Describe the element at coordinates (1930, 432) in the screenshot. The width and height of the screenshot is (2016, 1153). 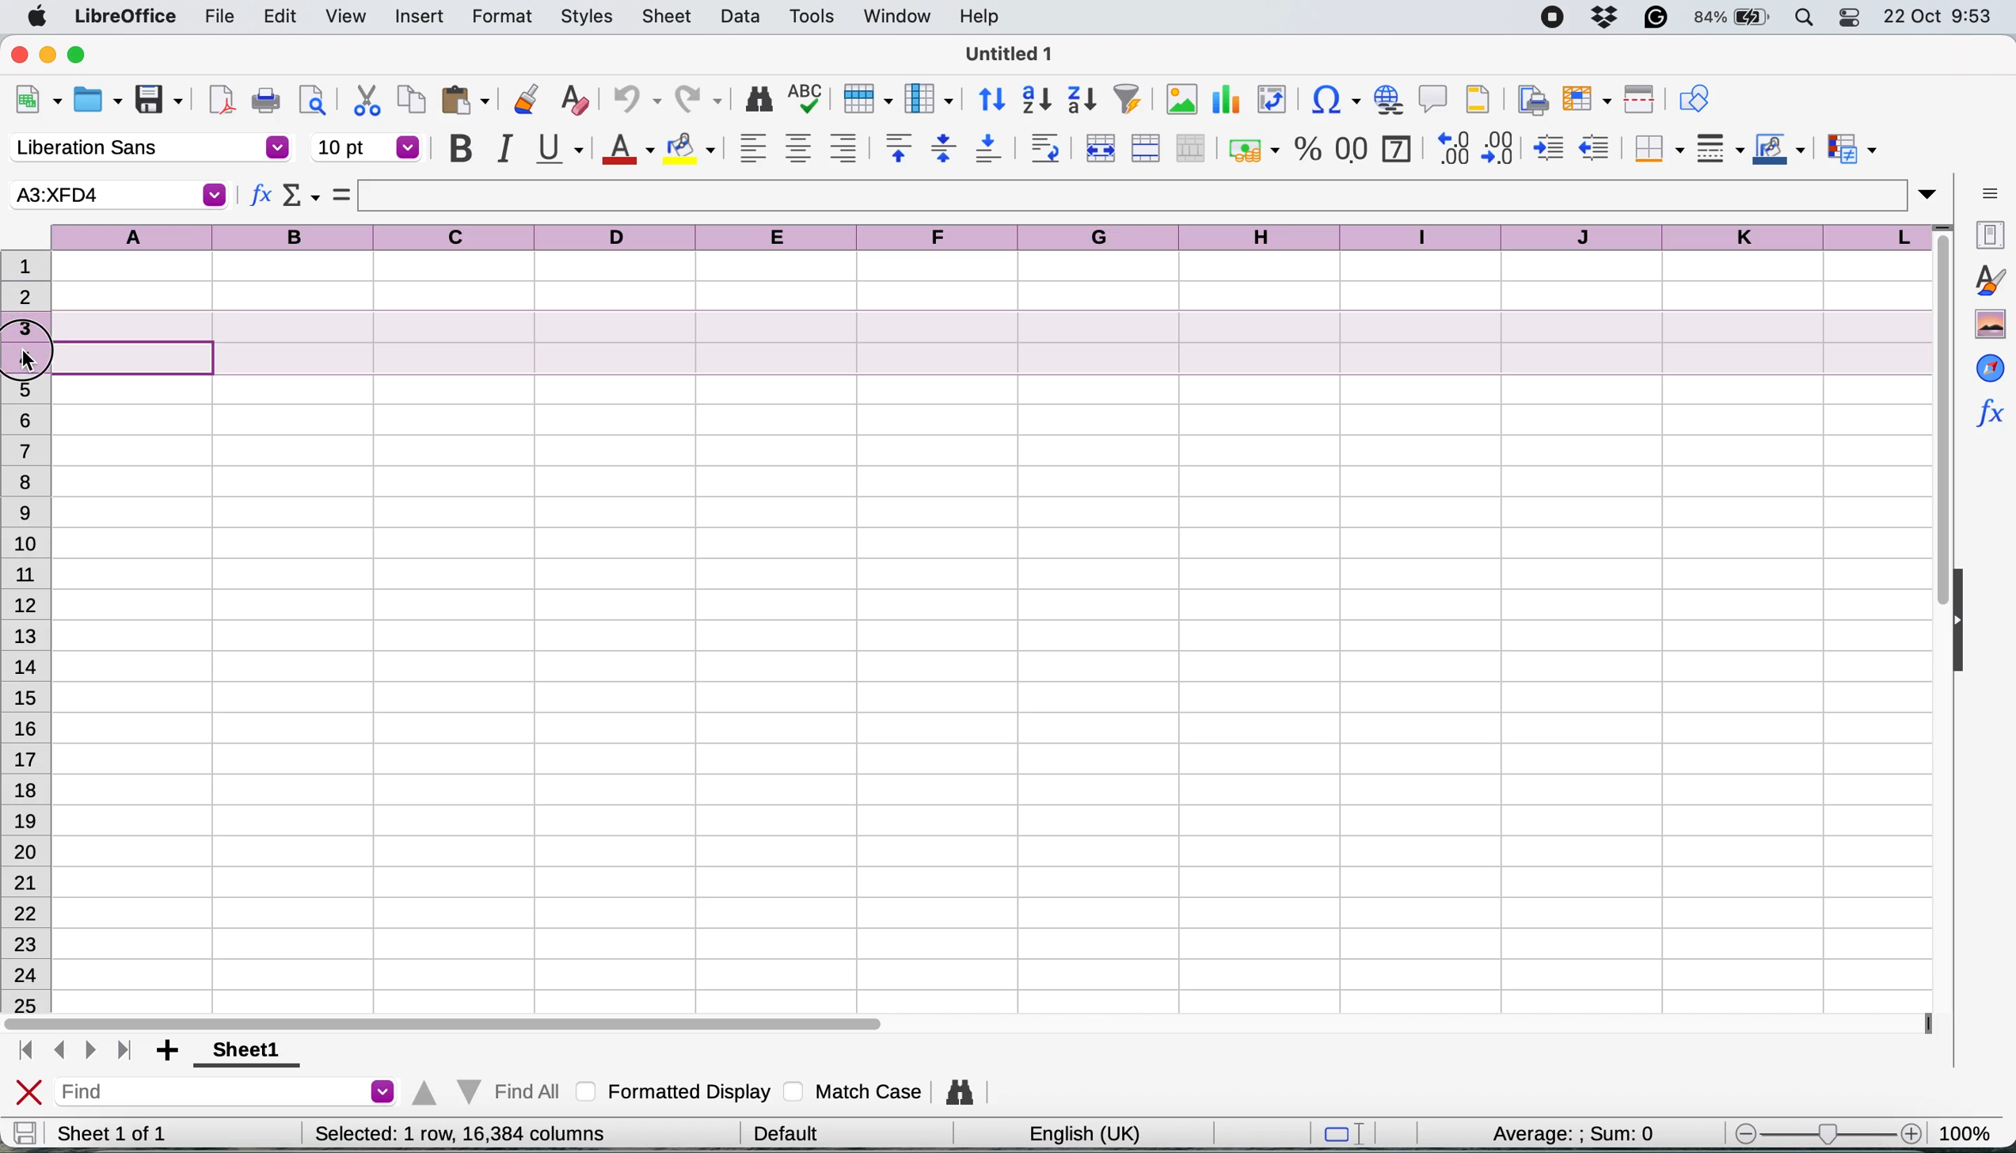
I see `vertical scroll bar` at that location.